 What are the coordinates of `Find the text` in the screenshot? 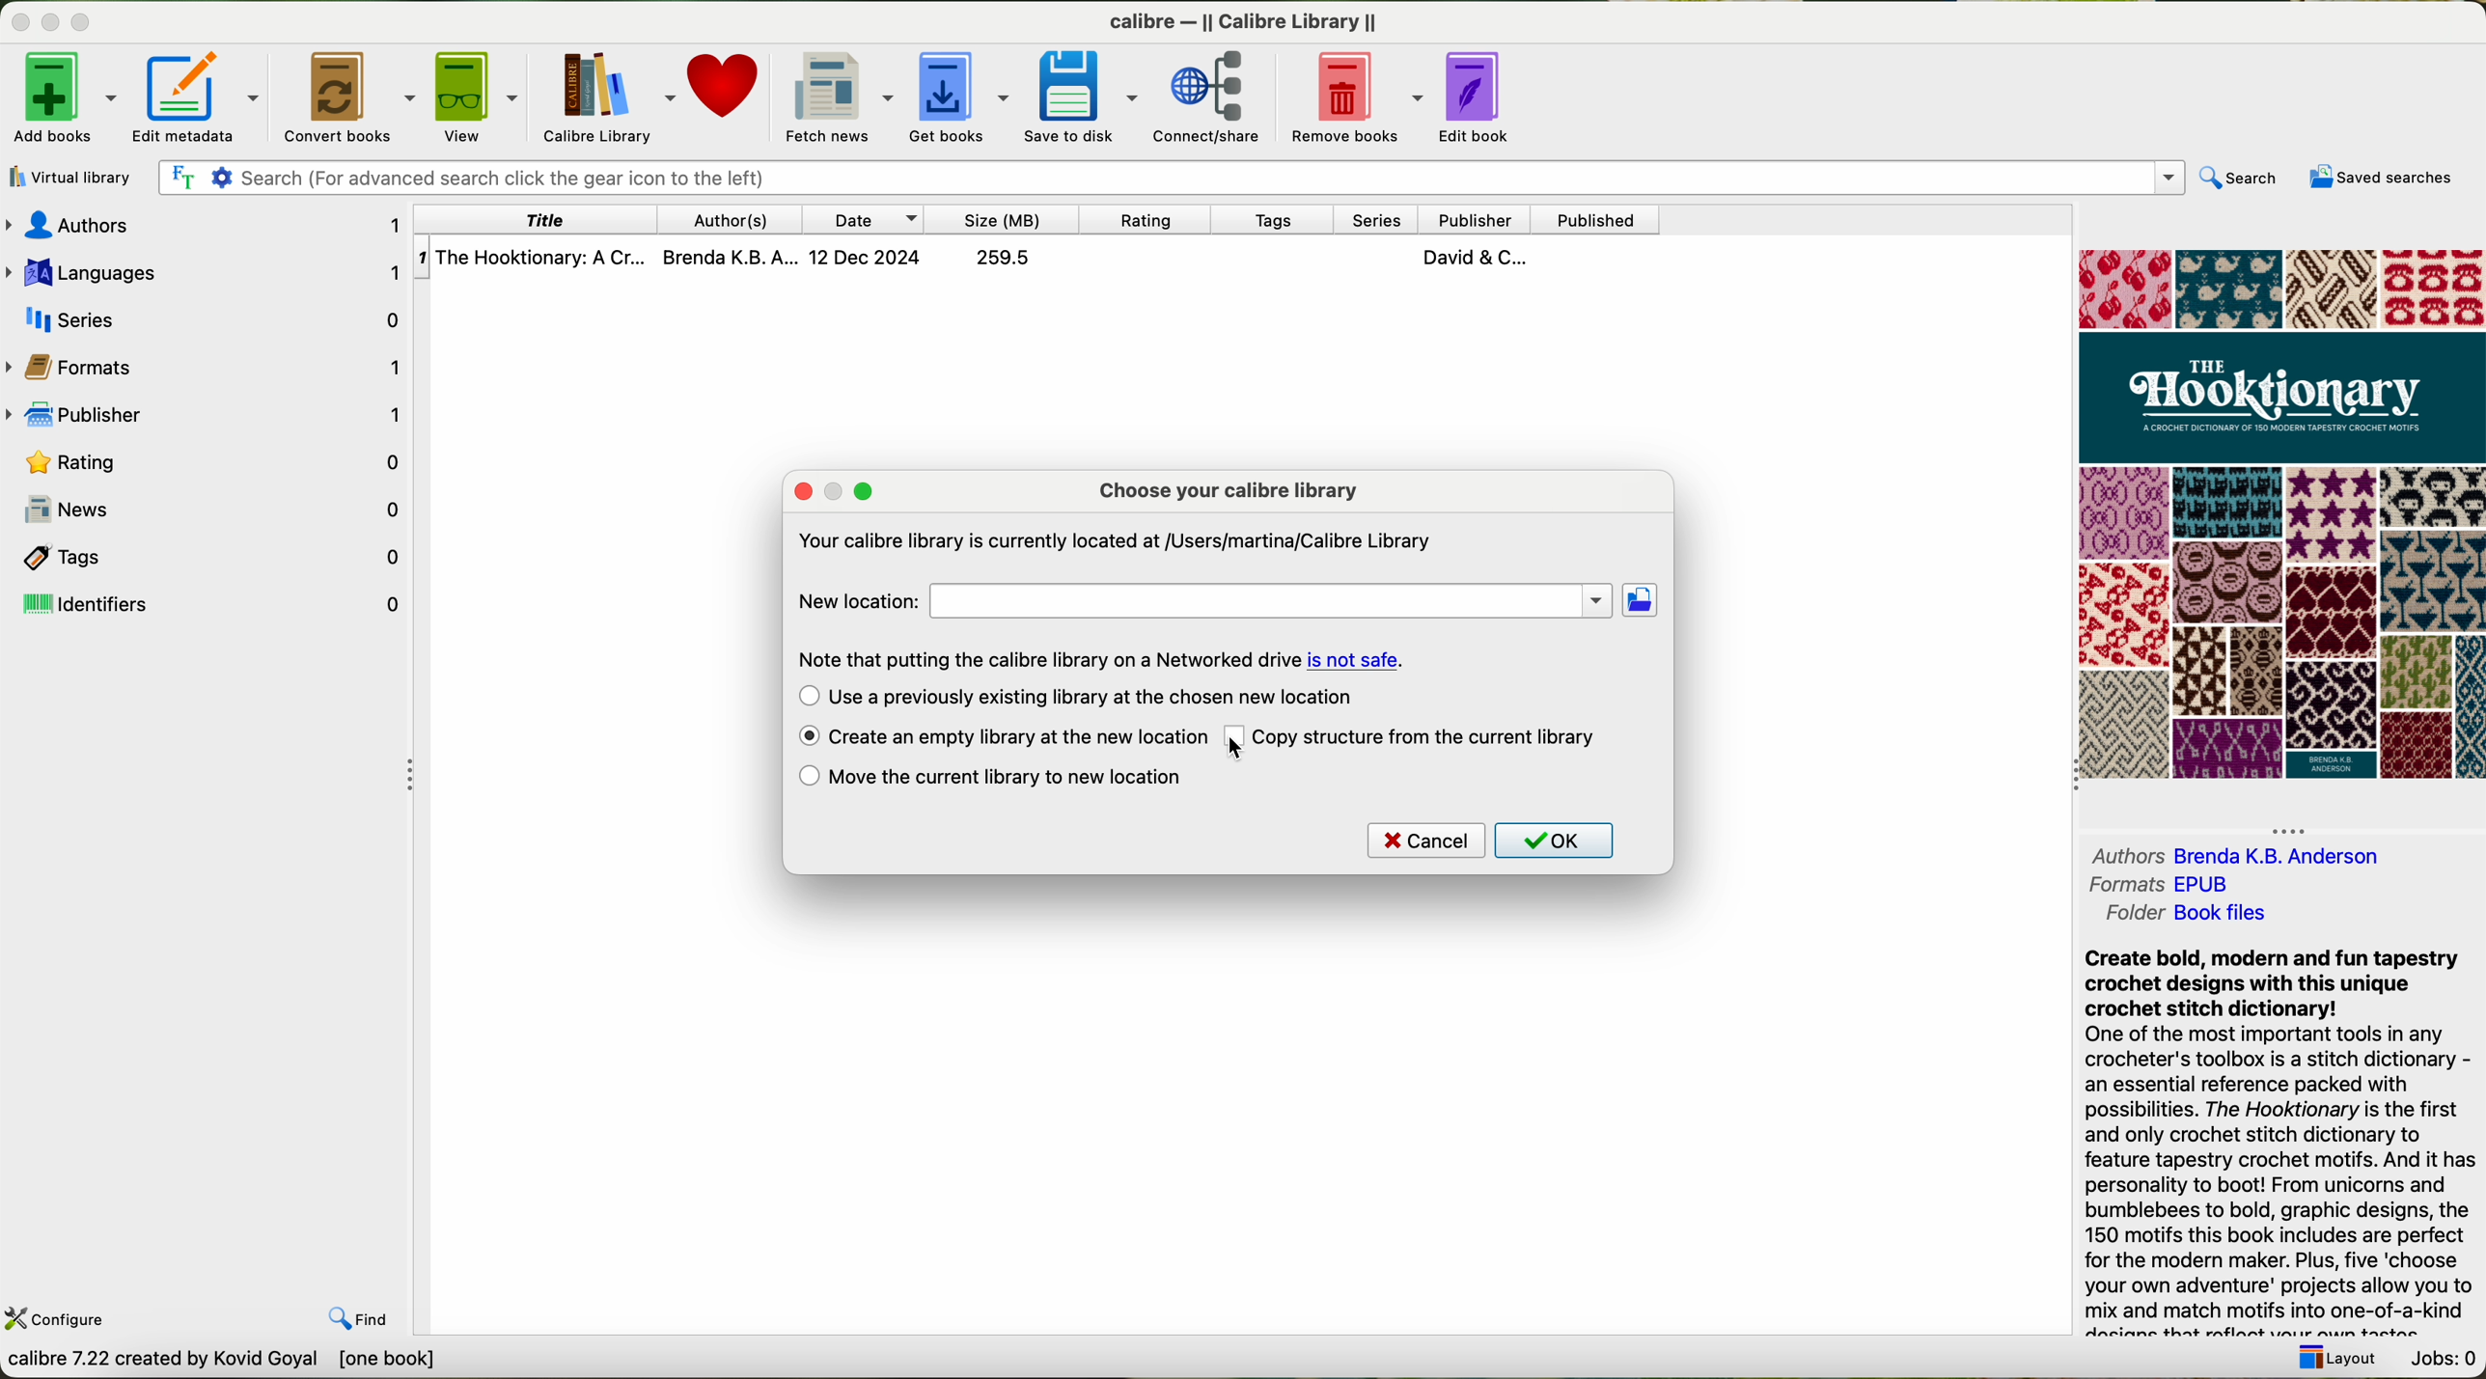 It's located at (180, 175).